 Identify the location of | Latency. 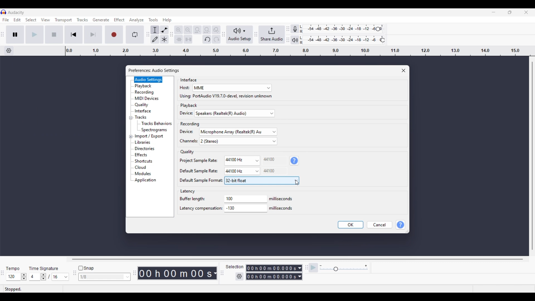
(189, 191).